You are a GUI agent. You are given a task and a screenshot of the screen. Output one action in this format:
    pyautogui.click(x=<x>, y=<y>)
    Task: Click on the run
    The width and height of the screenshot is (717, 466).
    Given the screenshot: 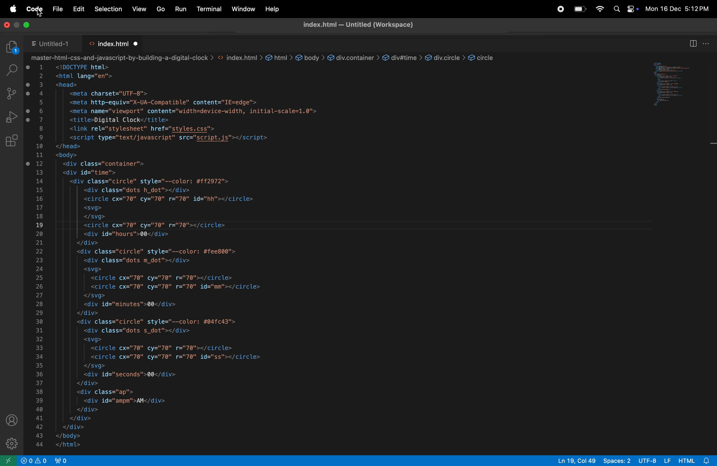 What is the action you would take?
    pyautogui.click(x=180, y=9)
    